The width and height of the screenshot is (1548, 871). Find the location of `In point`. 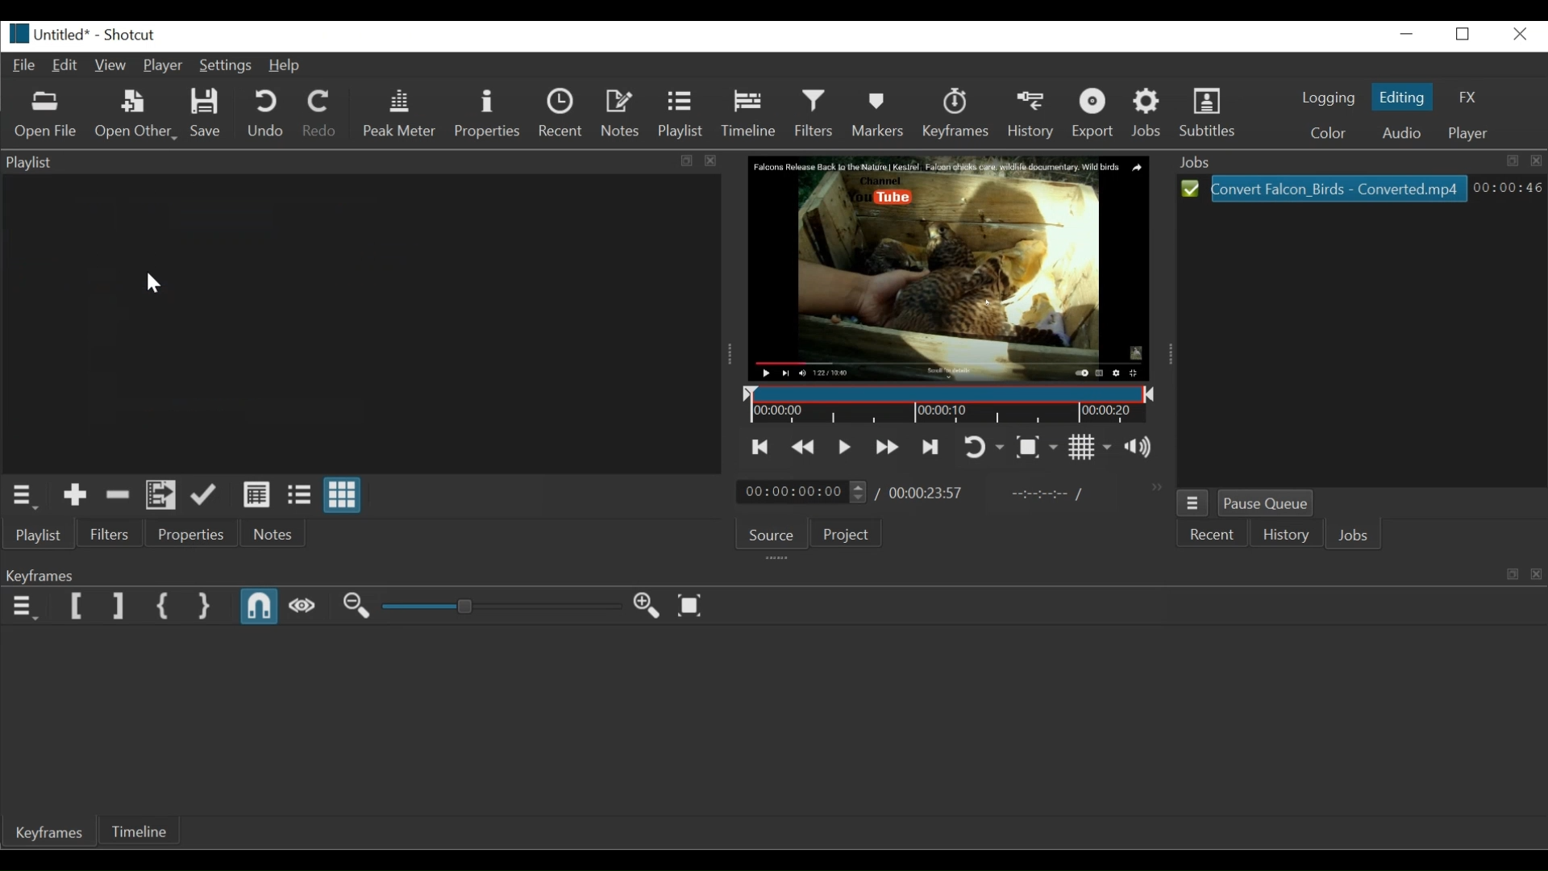

In point is located at coordinates (1044, 495).